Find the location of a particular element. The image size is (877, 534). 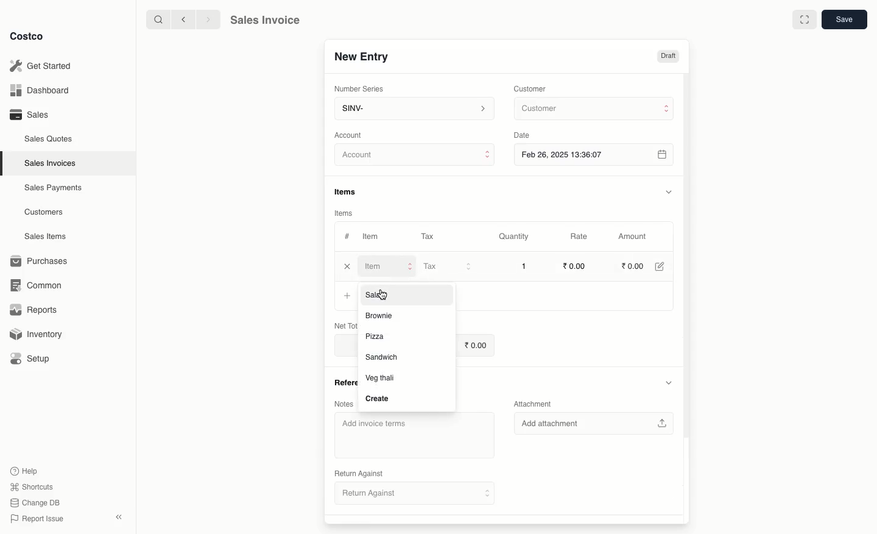

Item is located at coordinates (372, 238).